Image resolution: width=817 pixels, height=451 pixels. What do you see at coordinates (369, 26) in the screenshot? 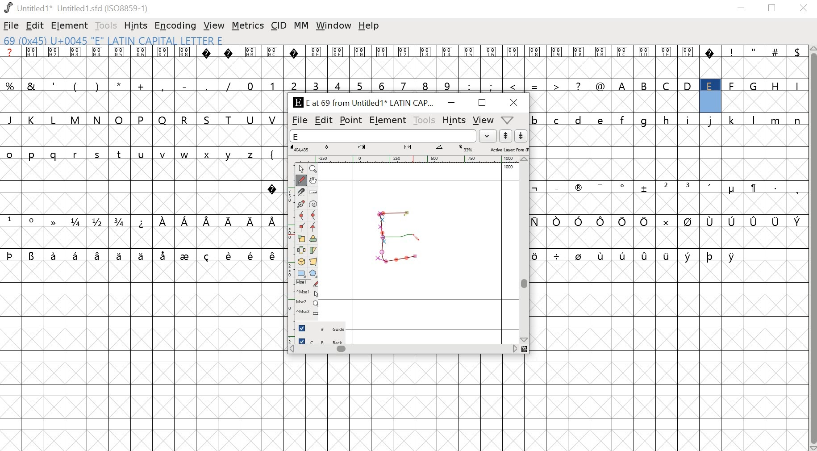
I see `help` at bounding box center [369, 26].